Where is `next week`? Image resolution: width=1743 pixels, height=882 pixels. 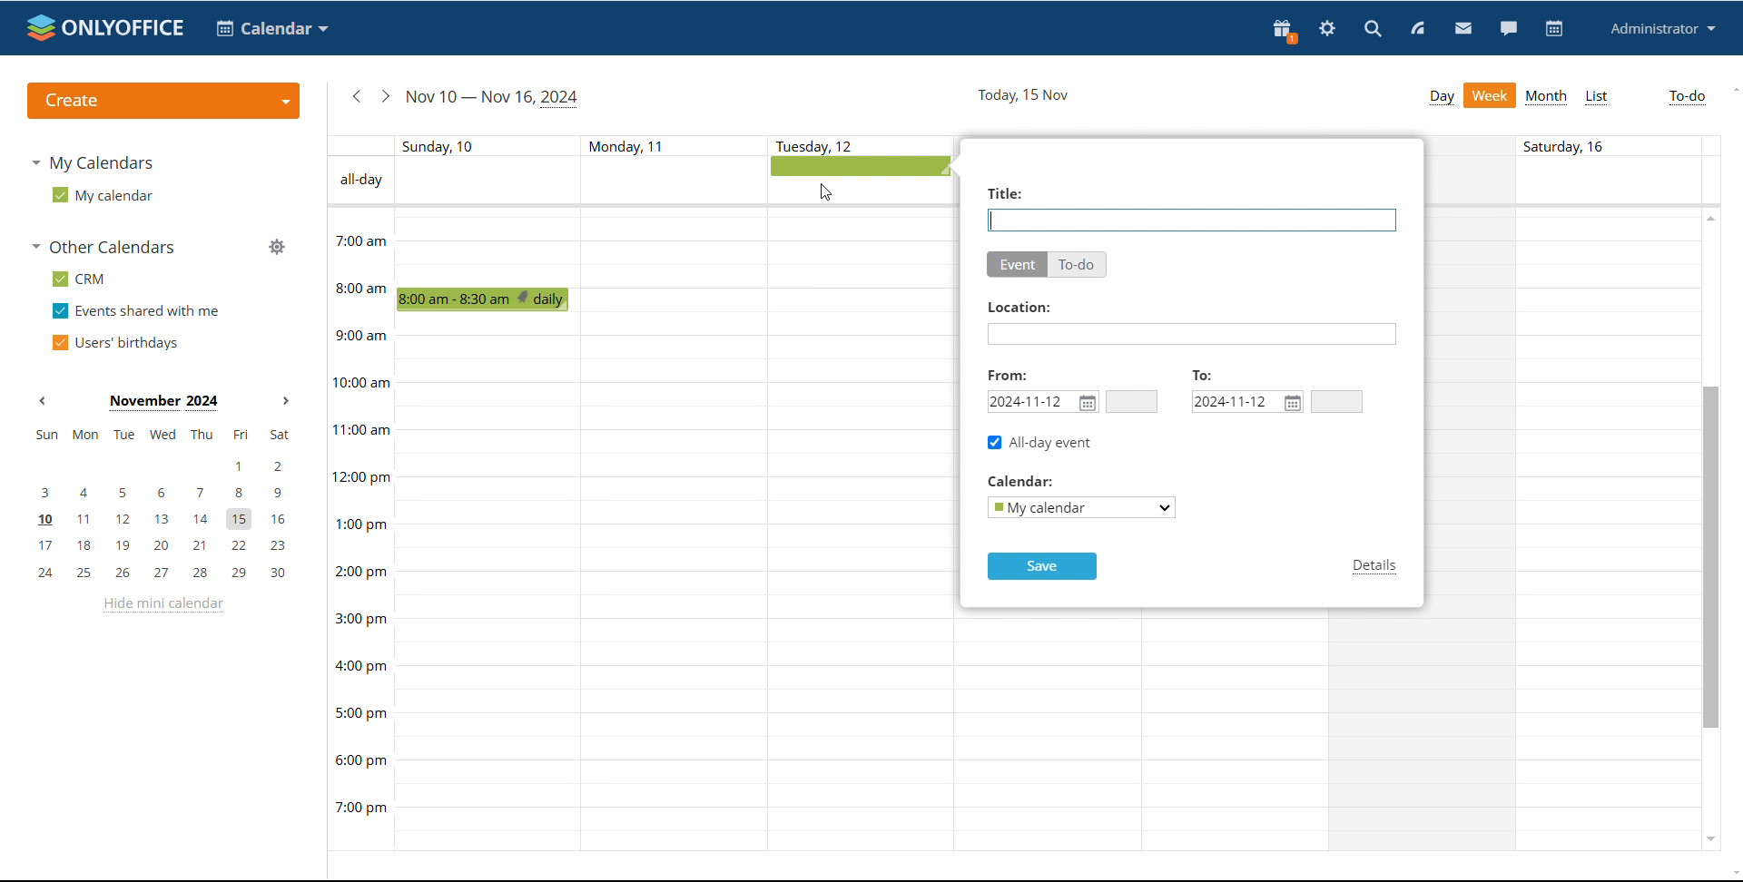
next week is located at coordinates (384, 97).